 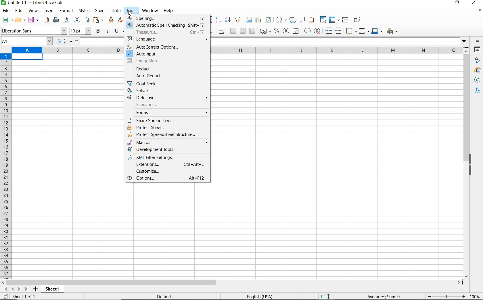 I want to click on export as pdf, so click(x=47, y=20).